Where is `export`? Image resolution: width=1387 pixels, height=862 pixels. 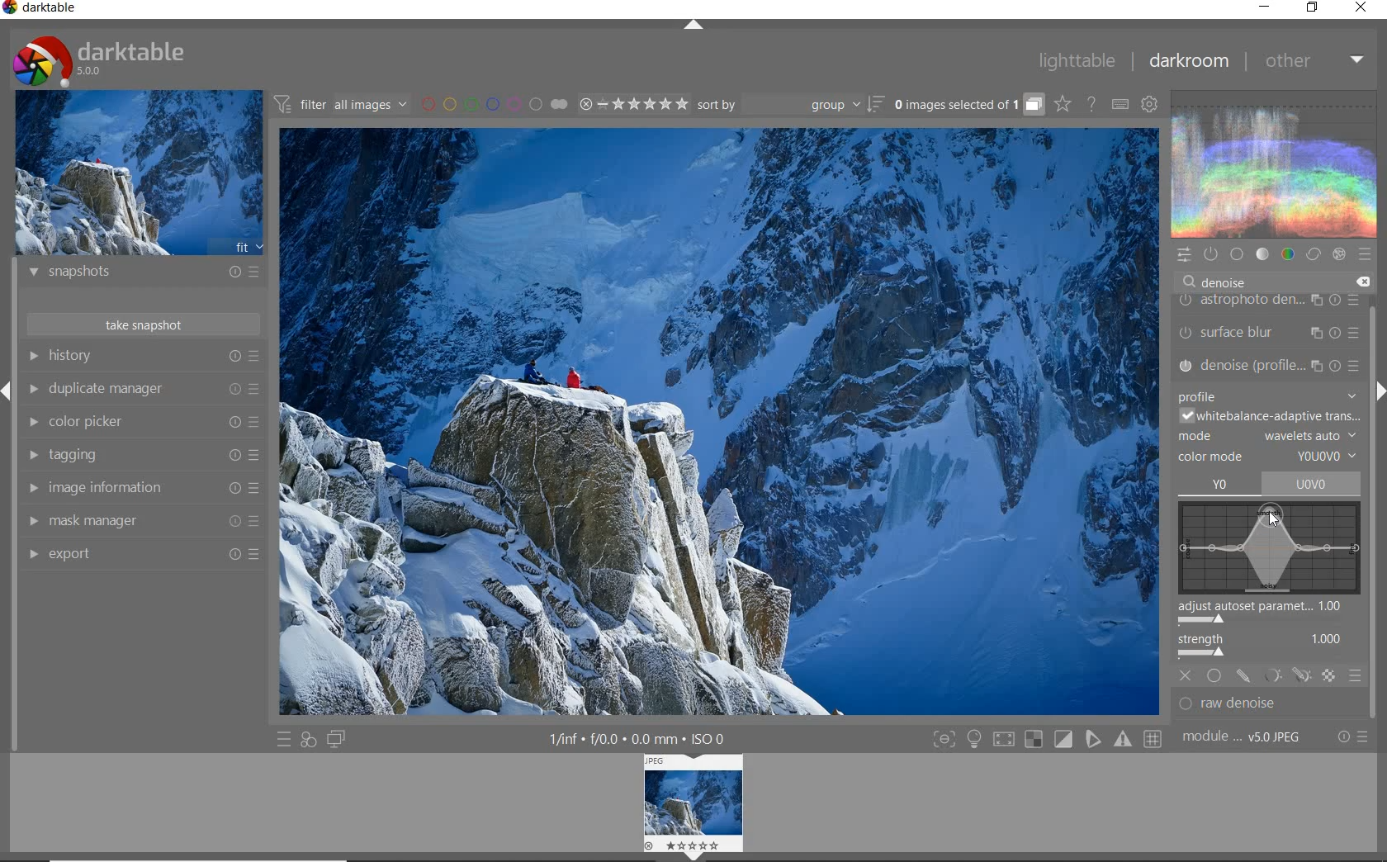
export is located at coordinates (140, 553).